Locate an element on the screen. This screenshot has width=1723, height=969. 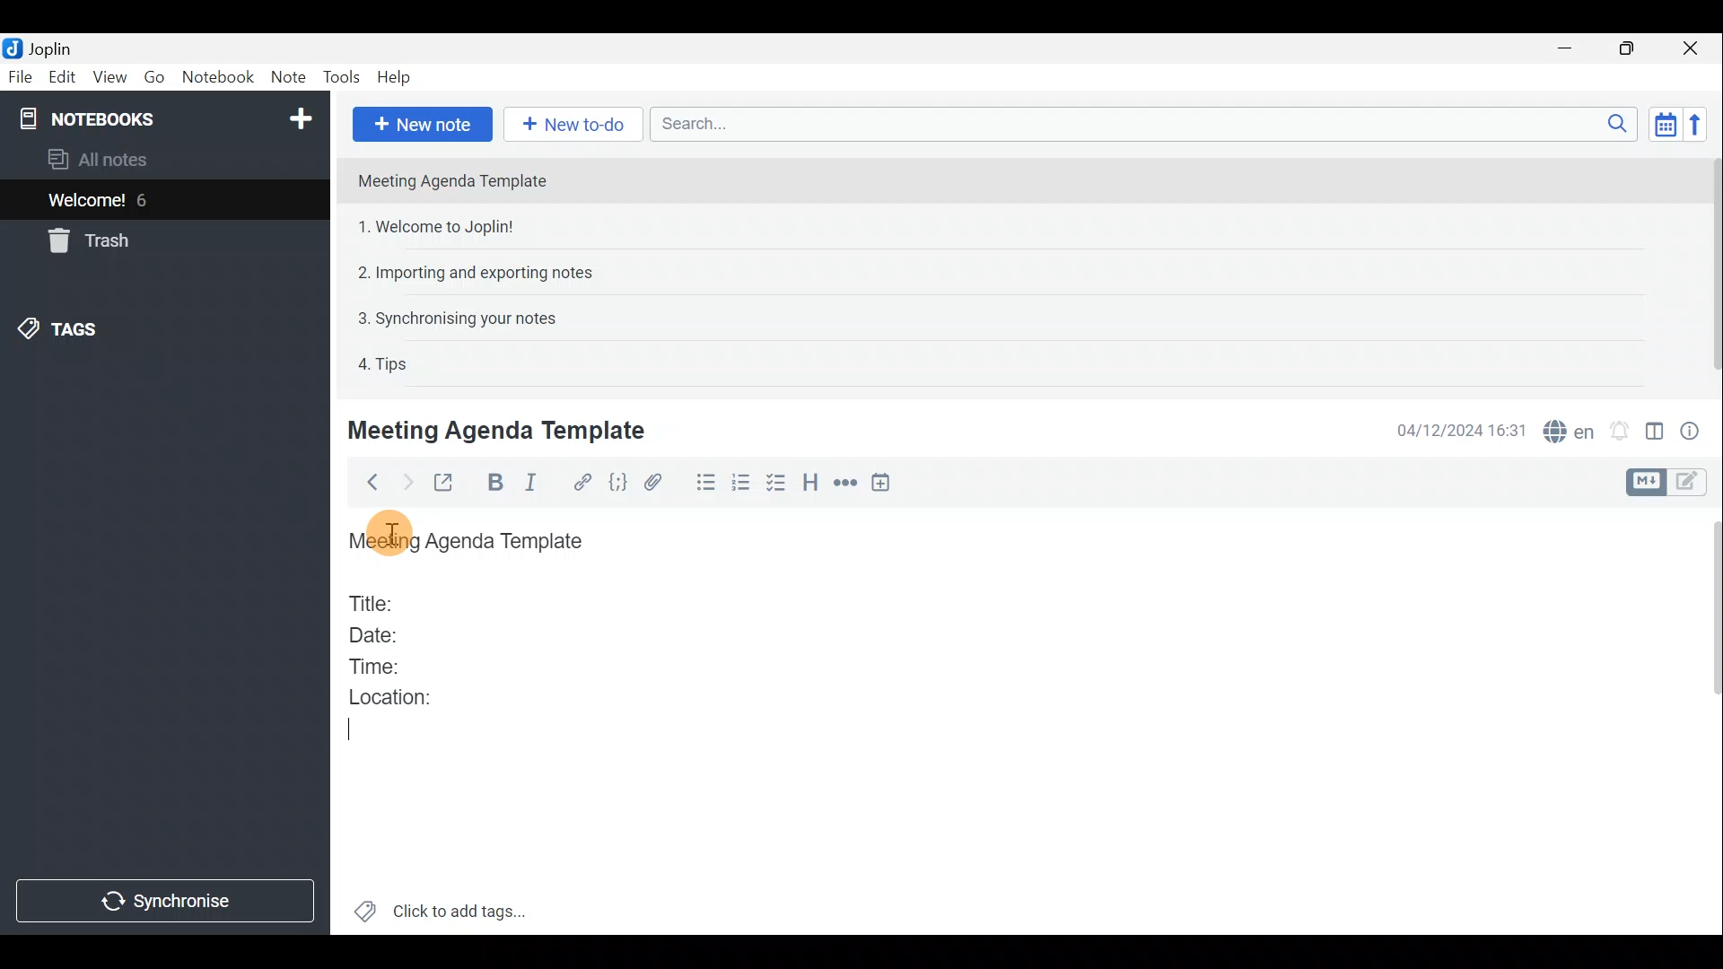
Hyperlink is located at coordinates (584, 483).